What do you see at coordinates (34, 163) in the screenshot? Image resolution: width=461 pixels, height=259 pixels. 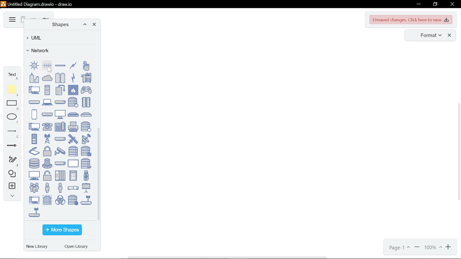 I see `storage` at bounding box center [34, 163].